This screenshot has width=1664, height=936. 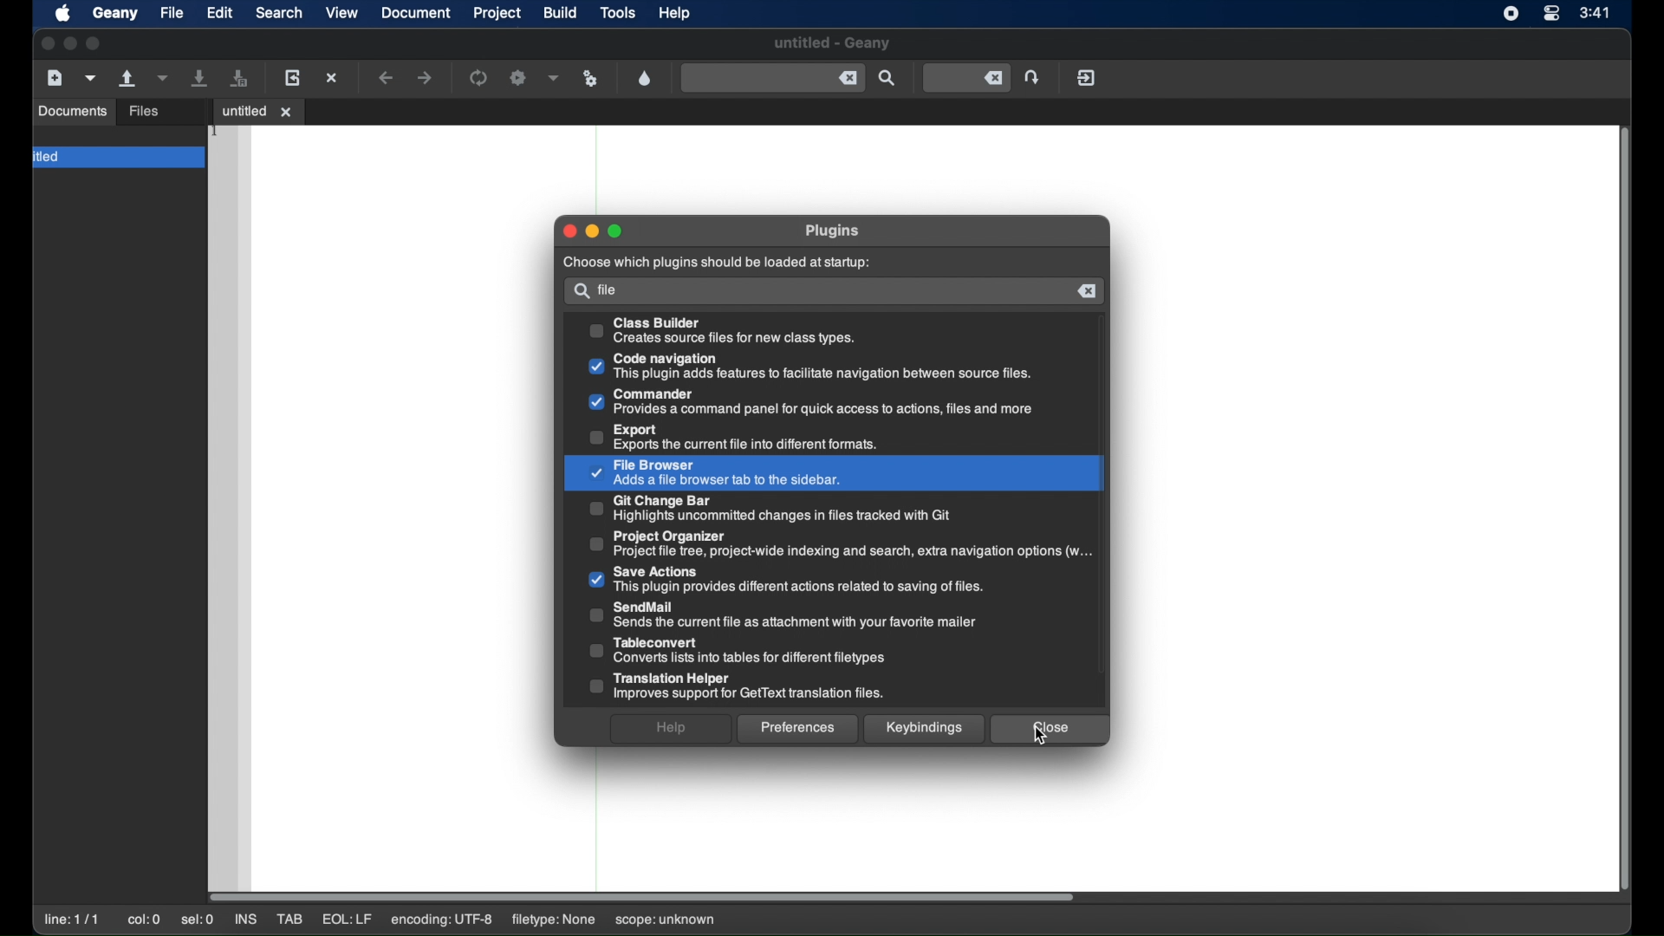 What do you see at coordinates (832, 43) in the screenshot?
I see `untitled - geany` at bounding box center [832, 43].